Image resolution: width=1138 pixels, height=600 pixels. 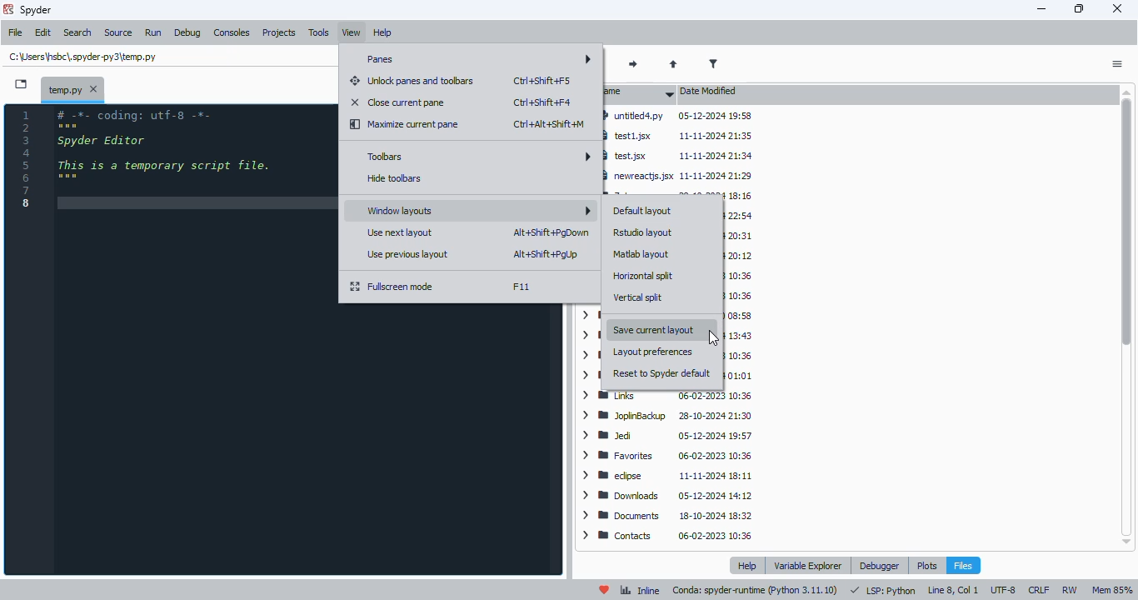 I want to click on Searches, so click(x=736, y=276).